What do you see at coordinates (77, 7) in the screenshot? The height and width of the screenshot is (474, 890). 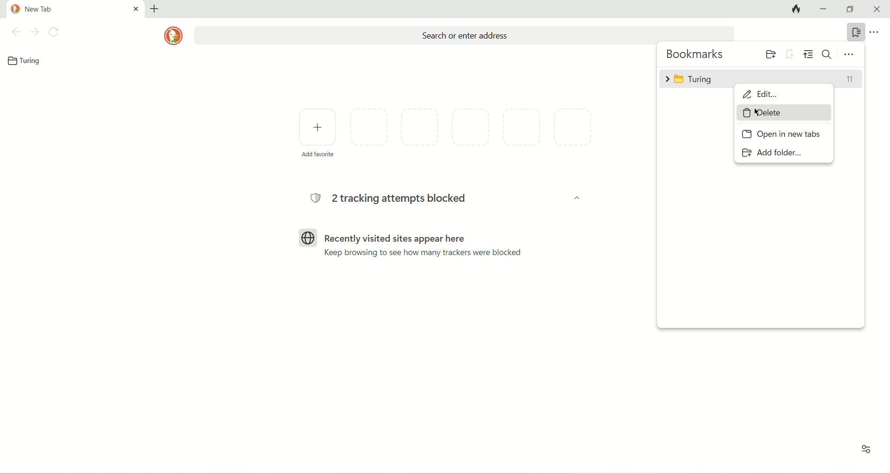 I see `current tab` at bounding box center [77, 7].